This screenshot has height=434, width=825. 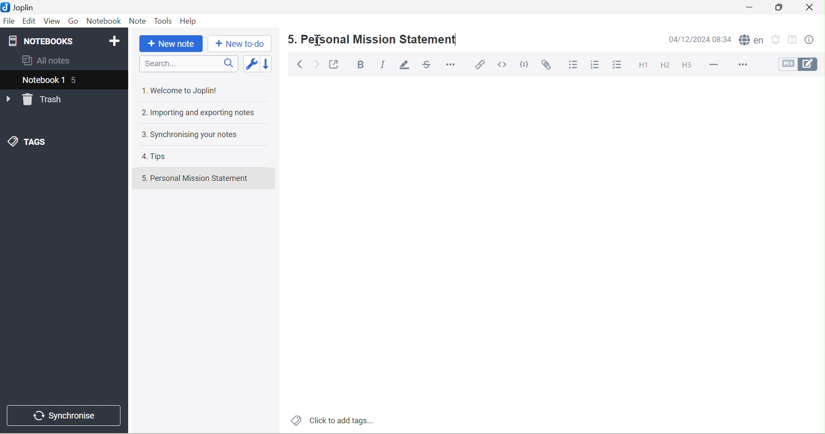 I want to click on More, so click(x=743, y=64).